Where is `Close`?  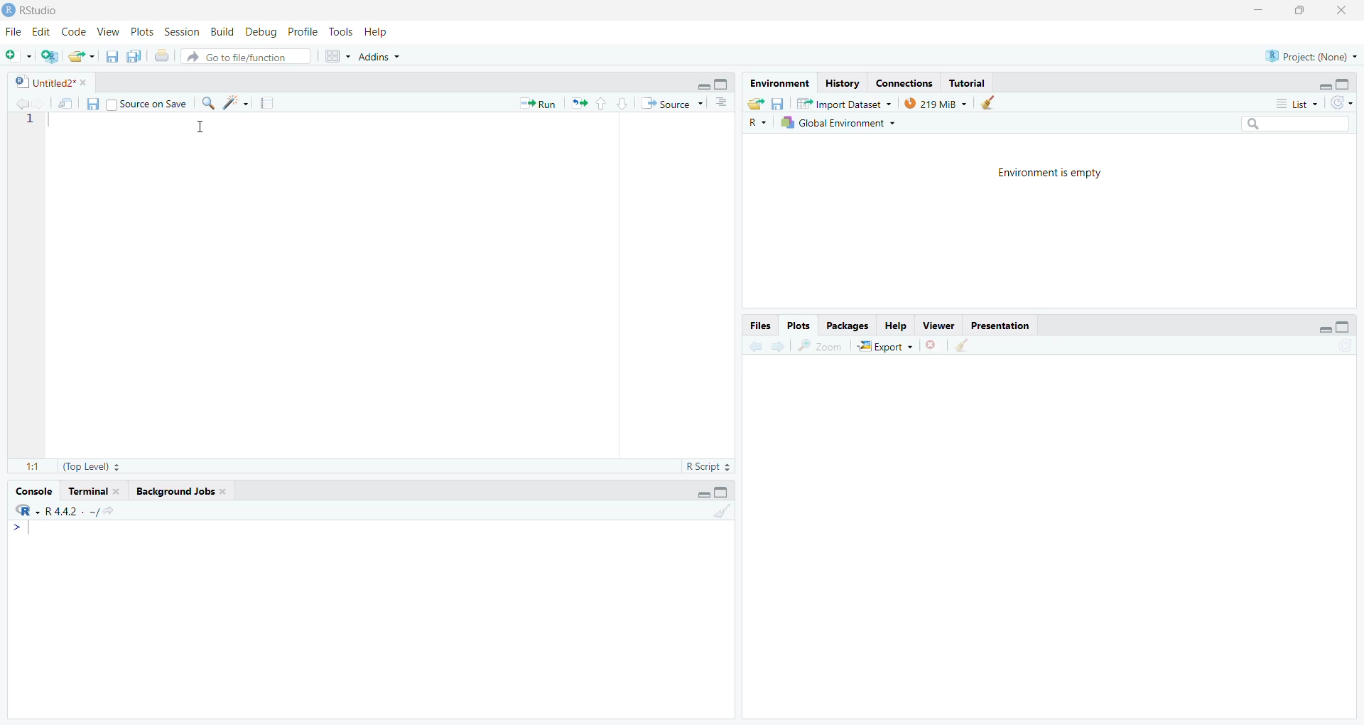
Close is located at coordinates (1344, 11).